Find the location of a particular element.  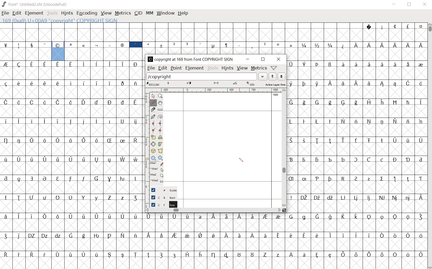

ruler is located at coordinates (215, 90).